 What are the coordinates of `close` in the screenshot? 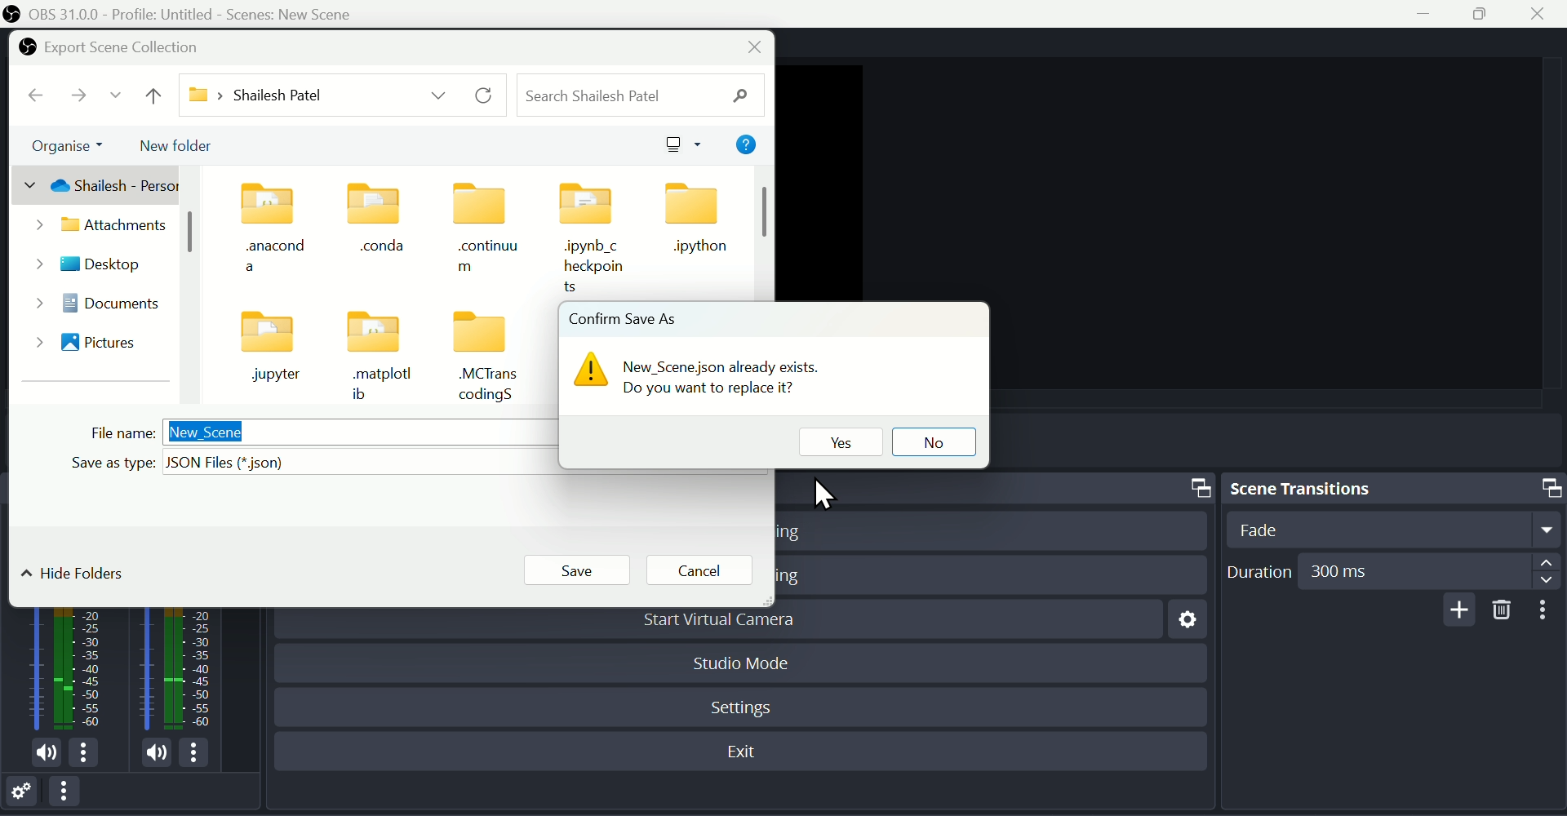 It's located at (755, 47).